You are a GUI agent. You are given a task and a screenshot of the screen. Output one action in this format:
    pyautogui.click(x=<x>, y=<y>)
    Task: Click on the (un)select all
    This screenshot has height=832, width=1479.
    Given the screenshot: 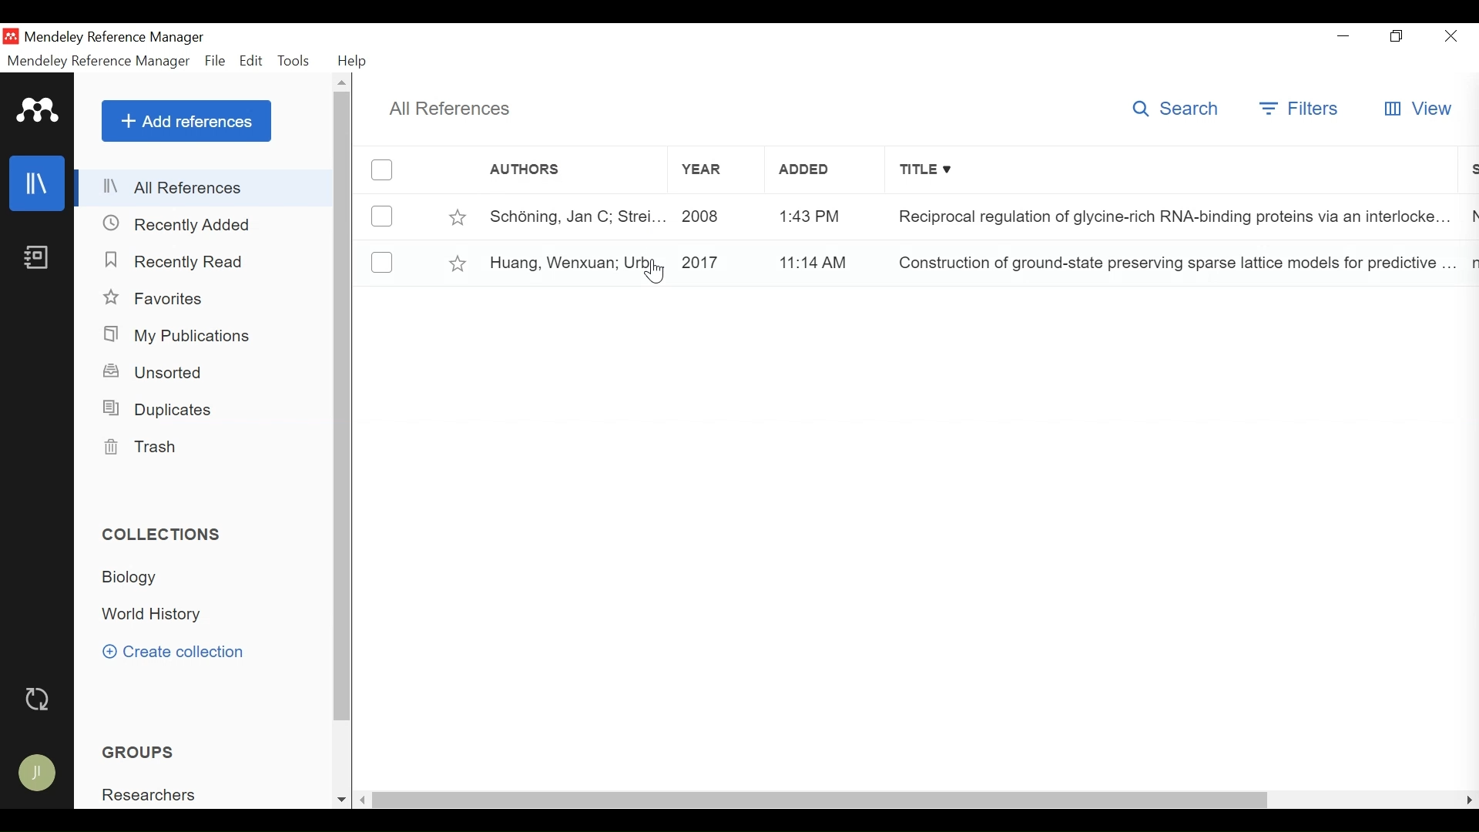 What is the action you would take?
    pyautogui.click(x=382, y=170)
    